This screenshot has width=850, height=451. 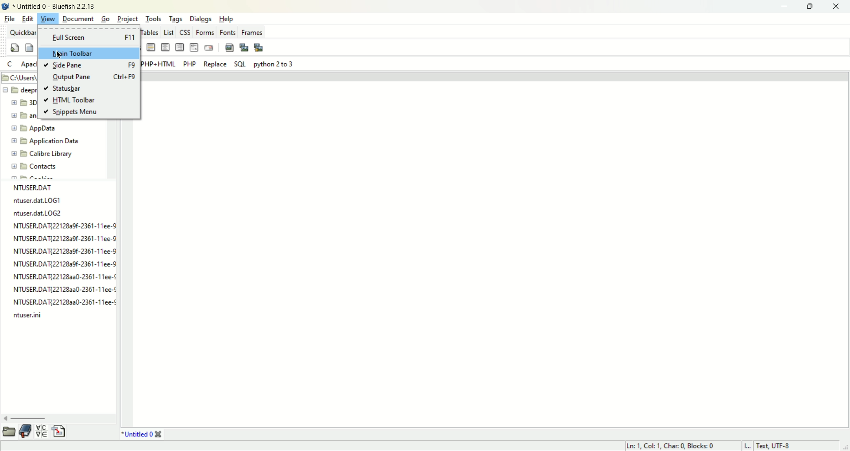 I want to click on fullscreen, so click(x=89, y=38).